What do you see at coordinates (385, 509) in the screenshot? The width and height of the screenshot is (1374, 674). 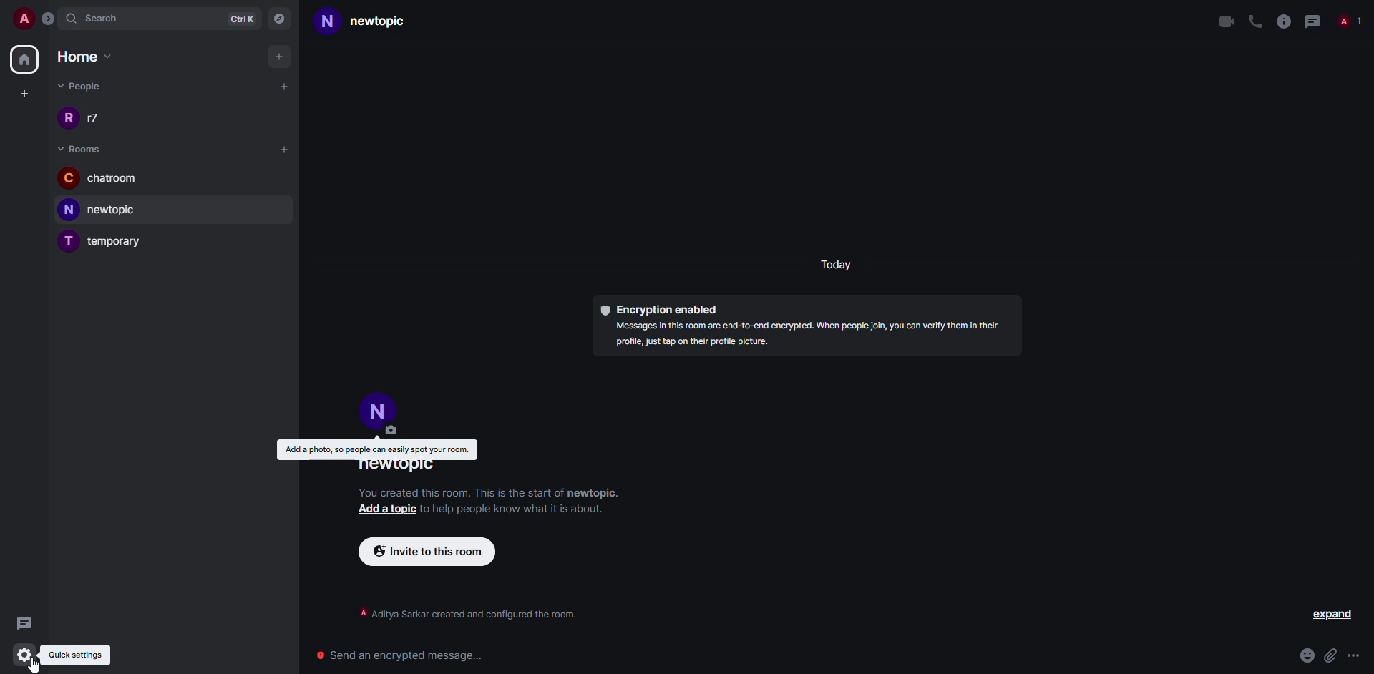 I see `add a topic` at bounding box center [385, 509].